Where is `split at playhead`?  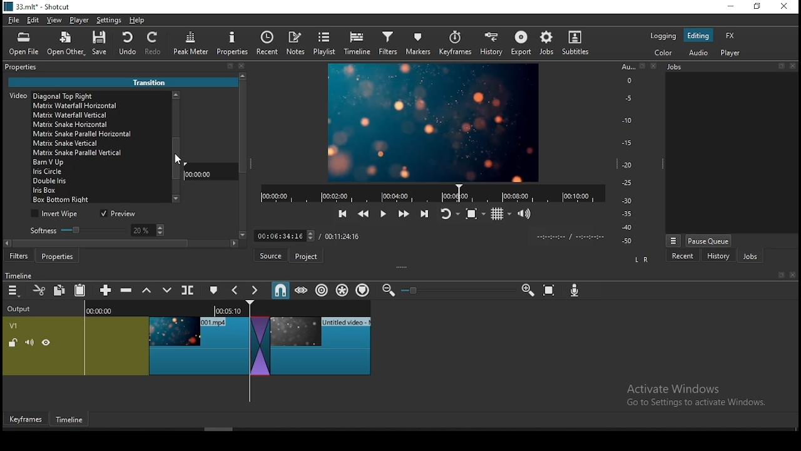
split at playhead is located at coordinates (189, 291).